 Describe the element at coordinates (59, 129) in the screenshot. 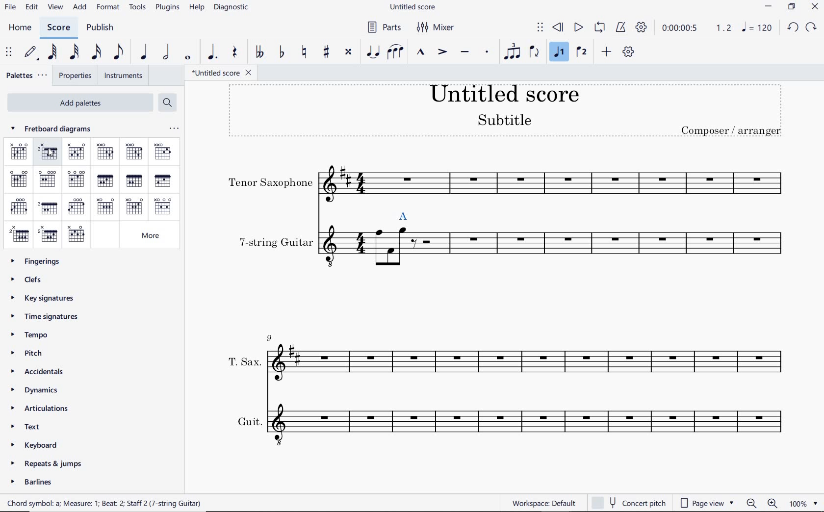

I see `fretboard diagrams` at that location.